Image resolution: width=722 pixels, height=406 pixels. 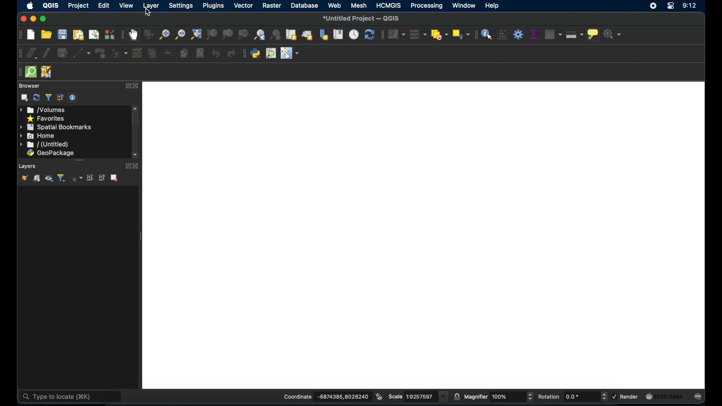 I want to click on scroll arrow, so click(x=136, y=107).